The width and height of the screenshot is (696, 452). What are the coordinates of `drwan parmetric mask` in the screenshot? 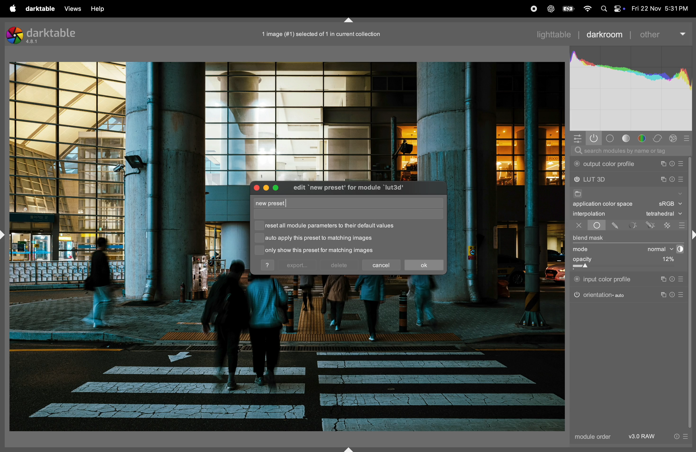 It's located at (652, 224).